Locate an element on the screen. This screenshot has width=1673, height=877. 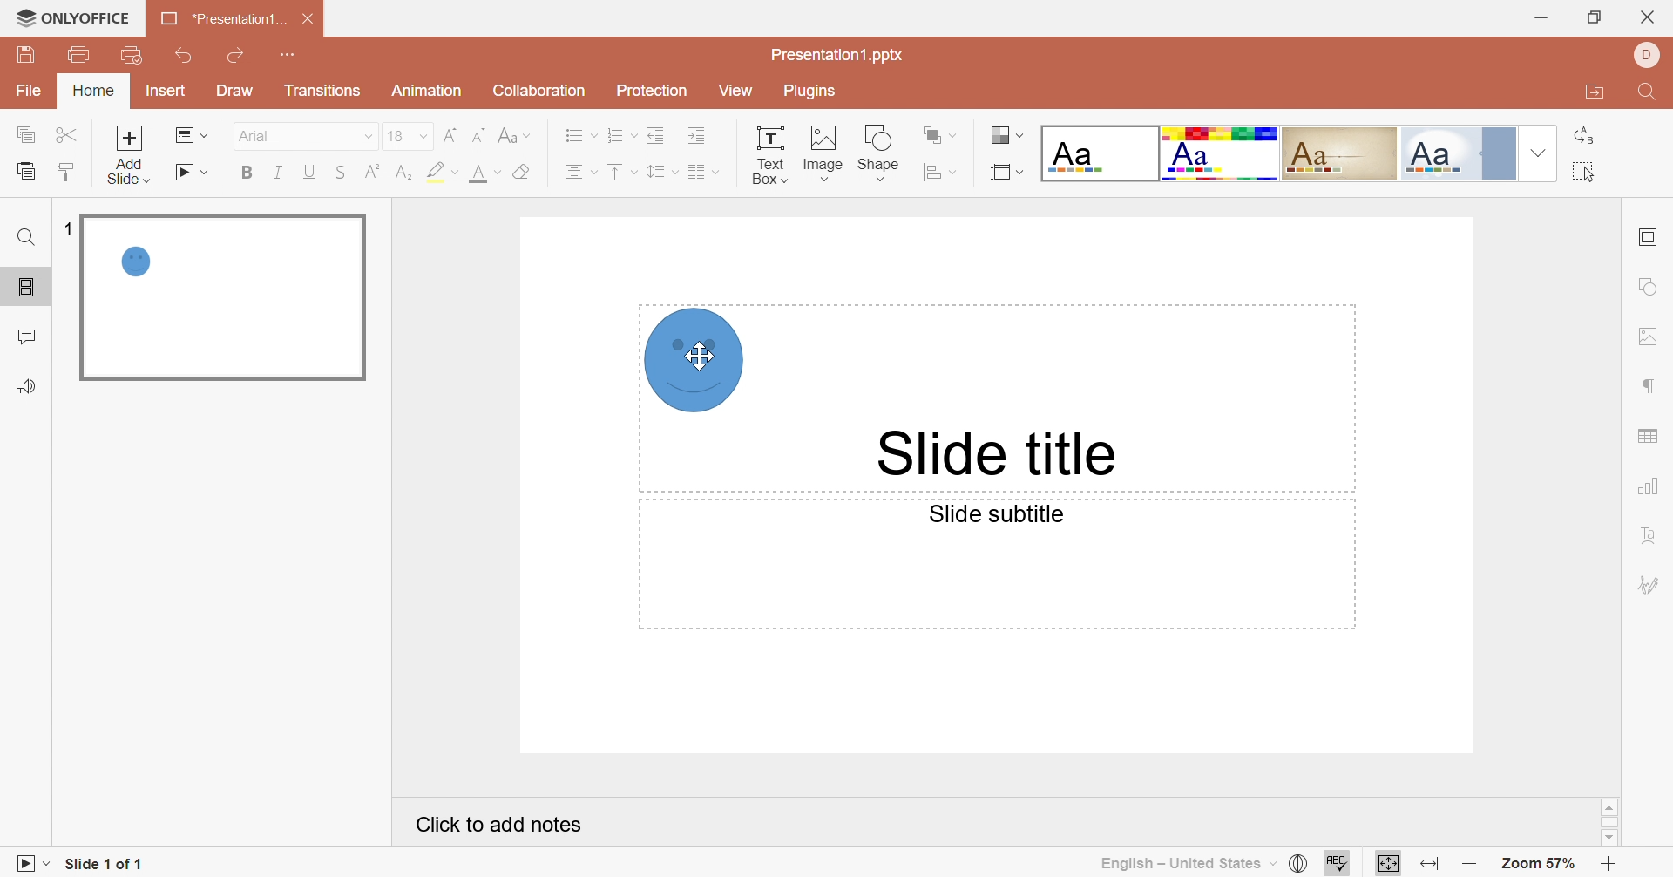
Basic is located at coordinates (1221, 153).